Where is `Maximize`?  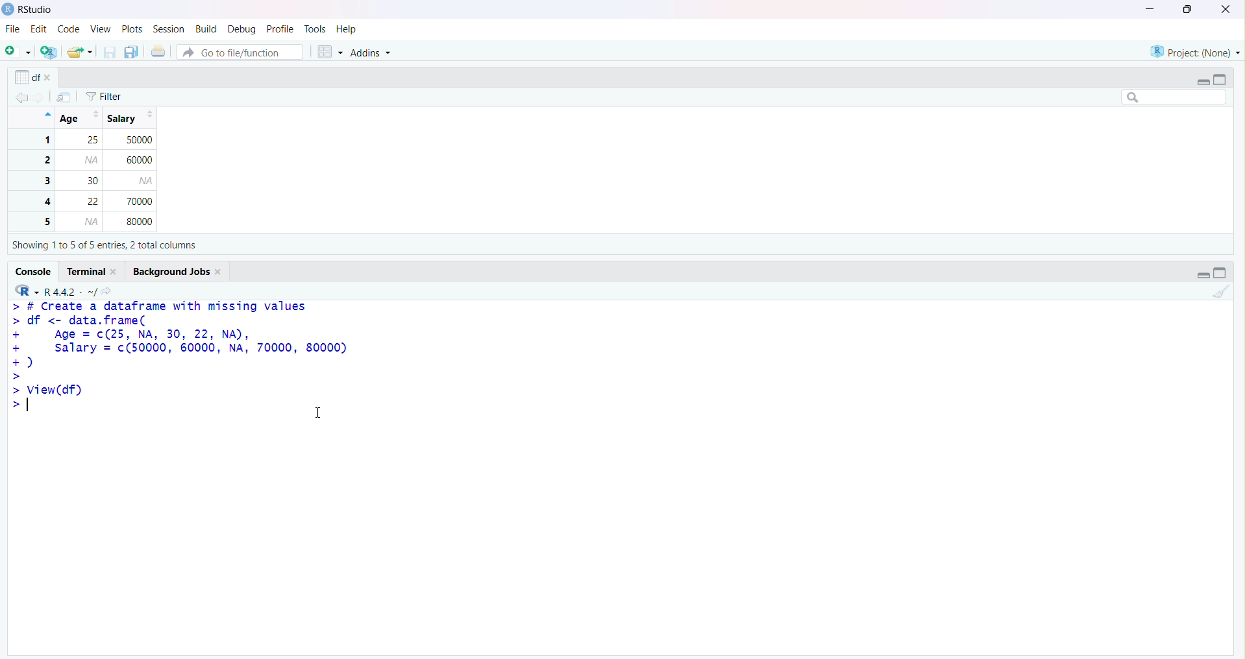 Maximize is located at coordinates (1190, 10).